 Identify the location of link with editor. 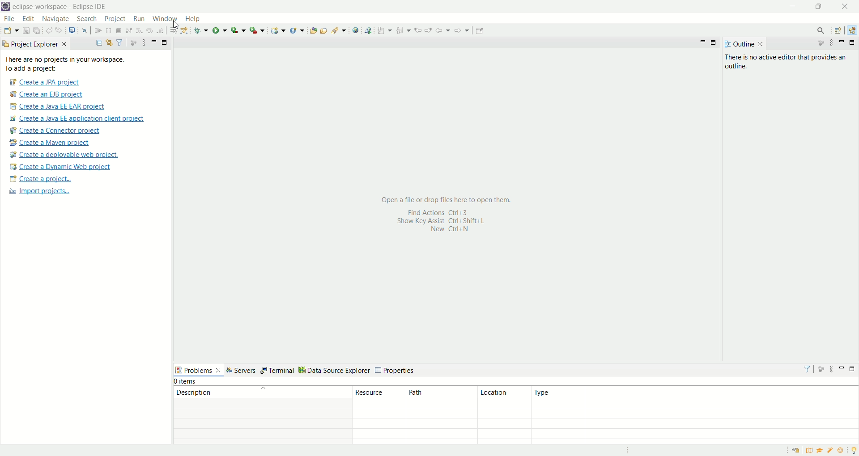
(109, 42).